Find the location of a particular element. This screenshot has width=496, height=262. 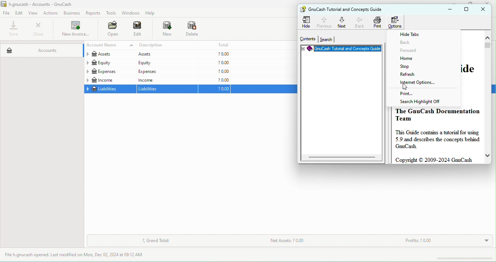

new invoice is located at coordinates (75, 29).